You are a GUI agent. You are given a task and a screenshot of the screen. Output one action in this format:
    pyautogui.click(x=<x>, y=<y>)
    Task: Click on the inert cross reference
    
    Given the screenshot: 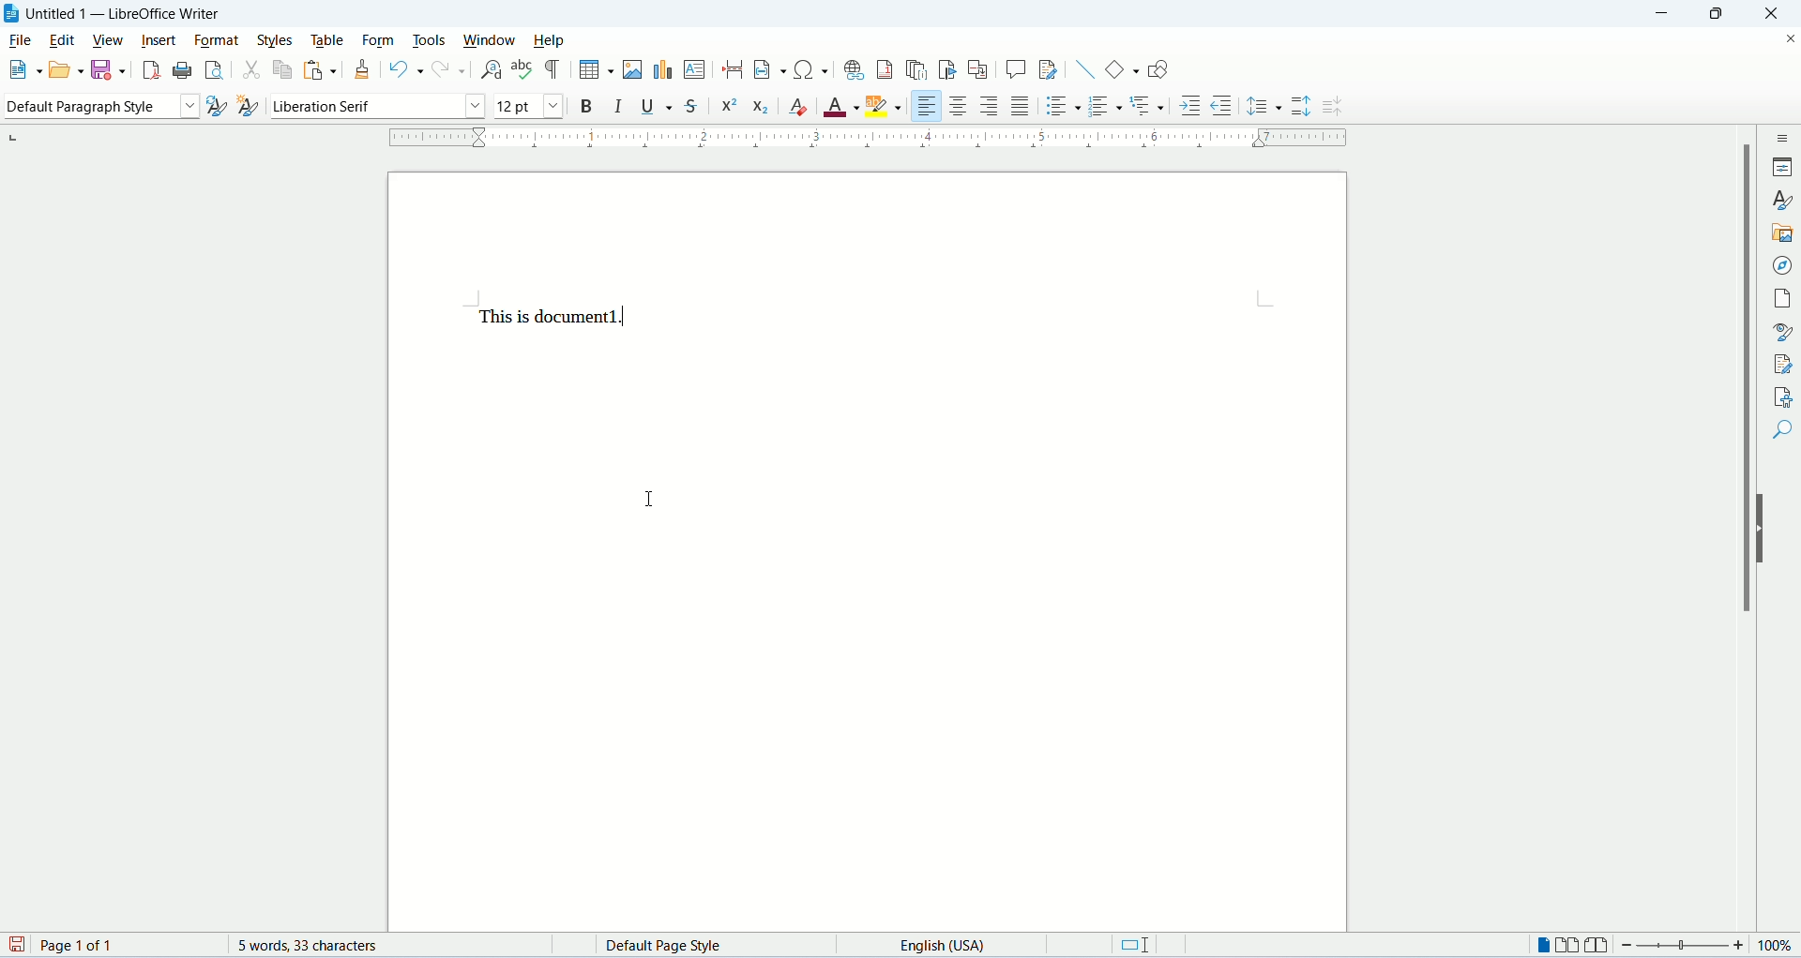 What is the action you would take?
    pyautogui.click(x=980, y=71)
    